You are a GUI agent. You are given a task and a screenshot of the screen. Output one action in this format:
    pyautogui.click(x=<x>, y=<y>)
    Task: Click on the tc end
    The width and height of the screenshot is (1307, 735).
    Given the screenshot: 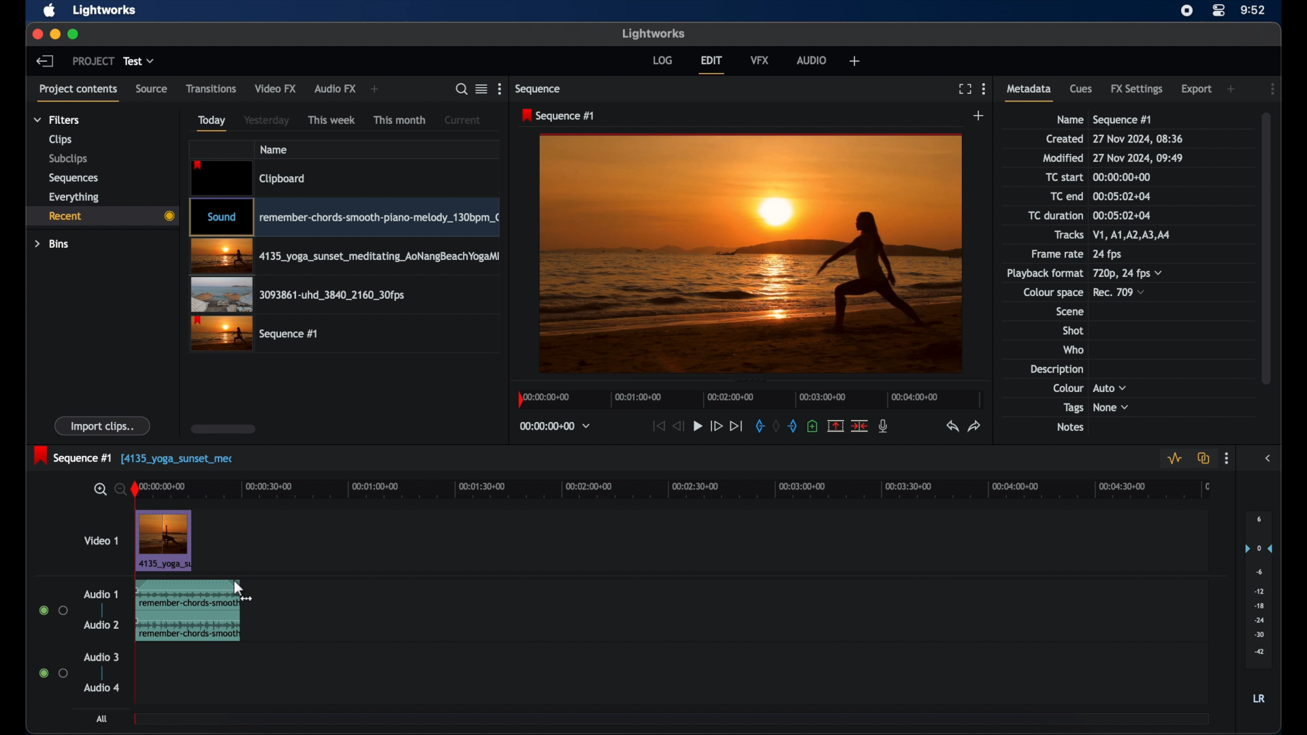 What is the action you would take?
    pyautogui.click(x=1123, y=196)
    